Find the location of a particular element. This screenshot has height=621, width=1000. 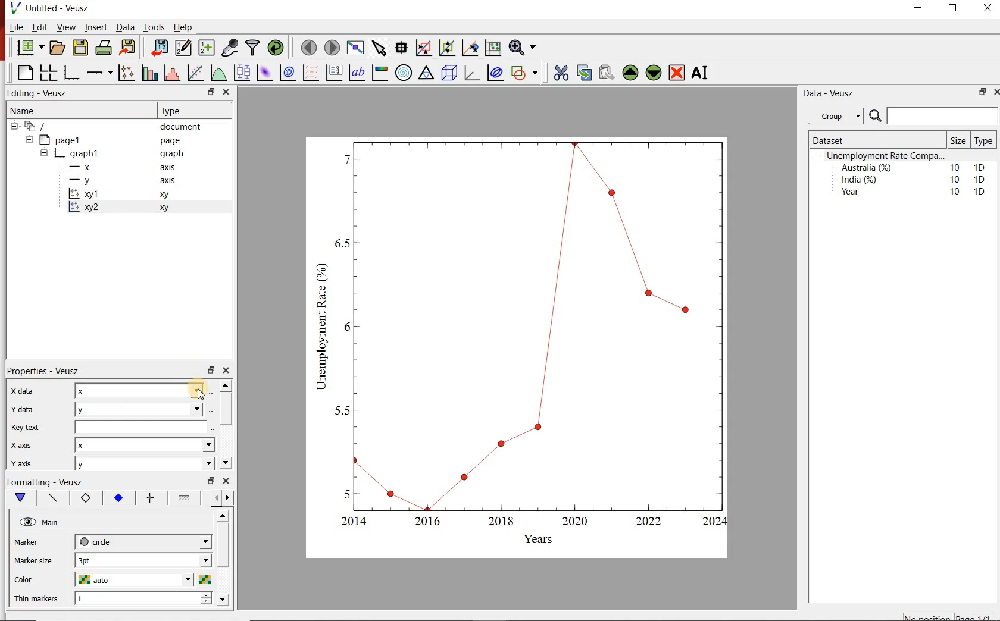

arrange graphs is located at coordinates (48, 72).